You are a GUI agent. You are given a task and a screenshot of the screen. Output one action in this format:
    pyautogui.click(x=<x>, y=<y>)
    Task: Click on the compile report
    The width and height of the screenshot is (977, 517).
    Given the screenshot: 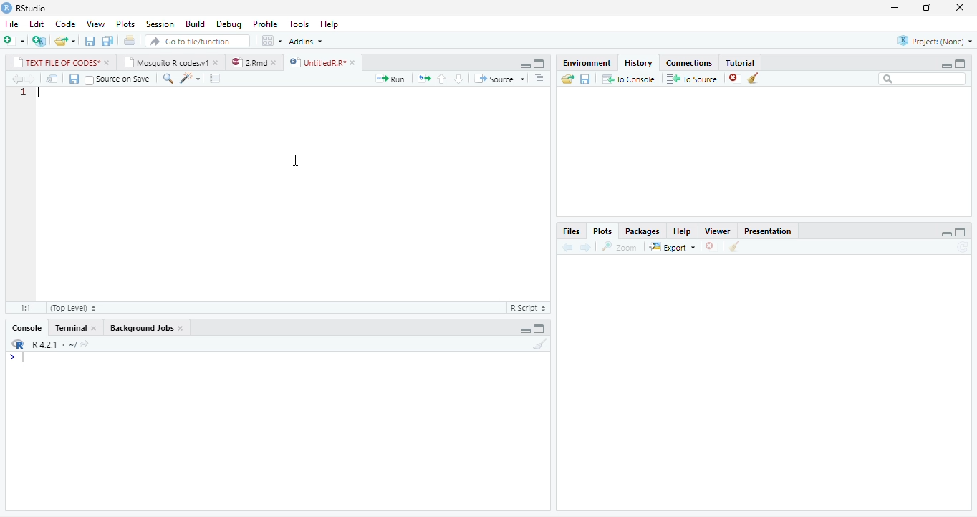 What is the action you would take?
    pyautogui.click(x=215, y=78)
    